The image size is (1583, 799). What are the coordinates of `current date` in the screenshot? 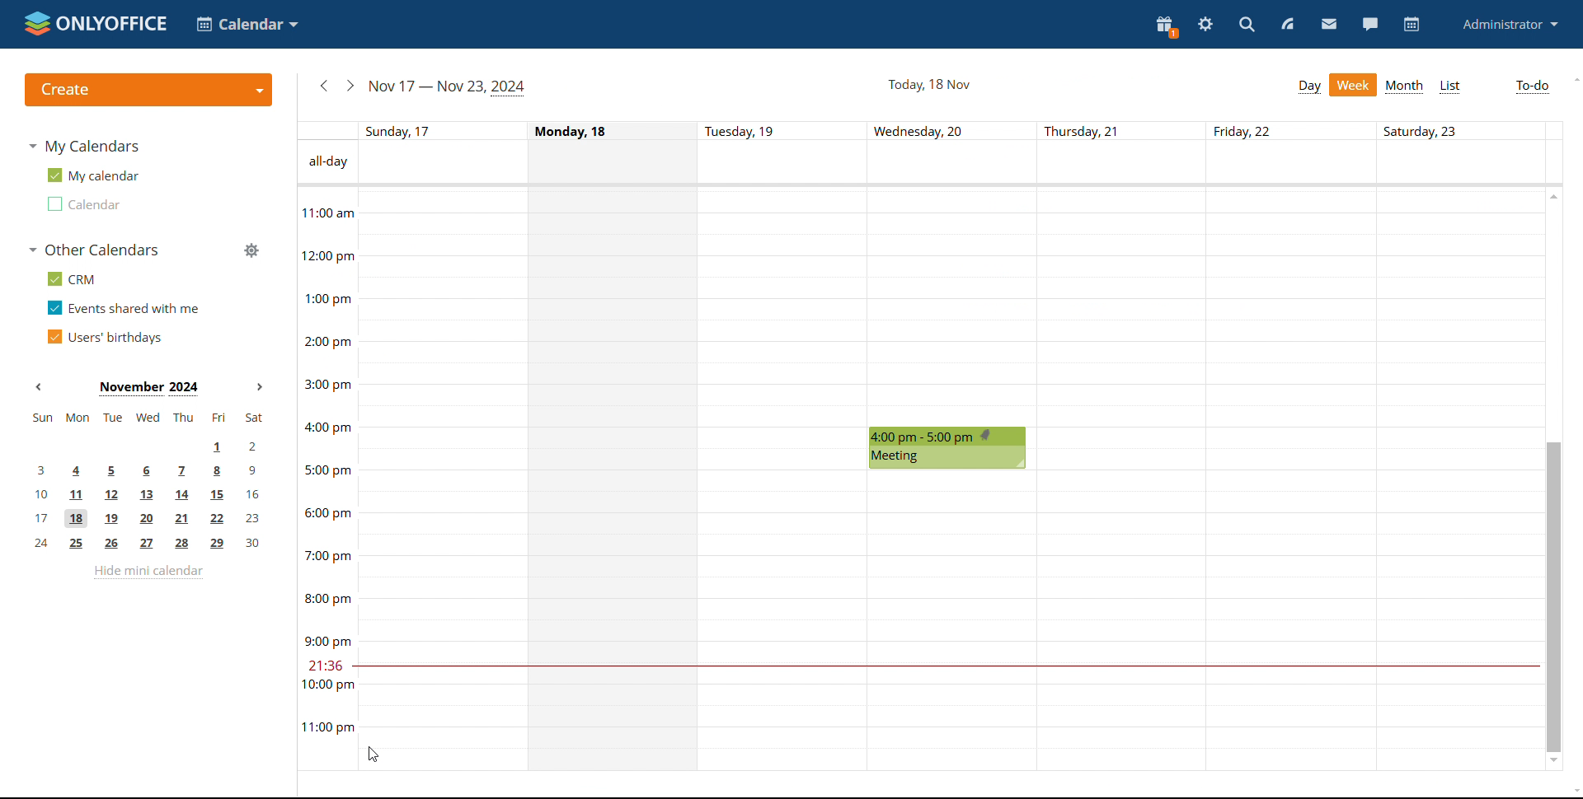 It's located at (928, 85).